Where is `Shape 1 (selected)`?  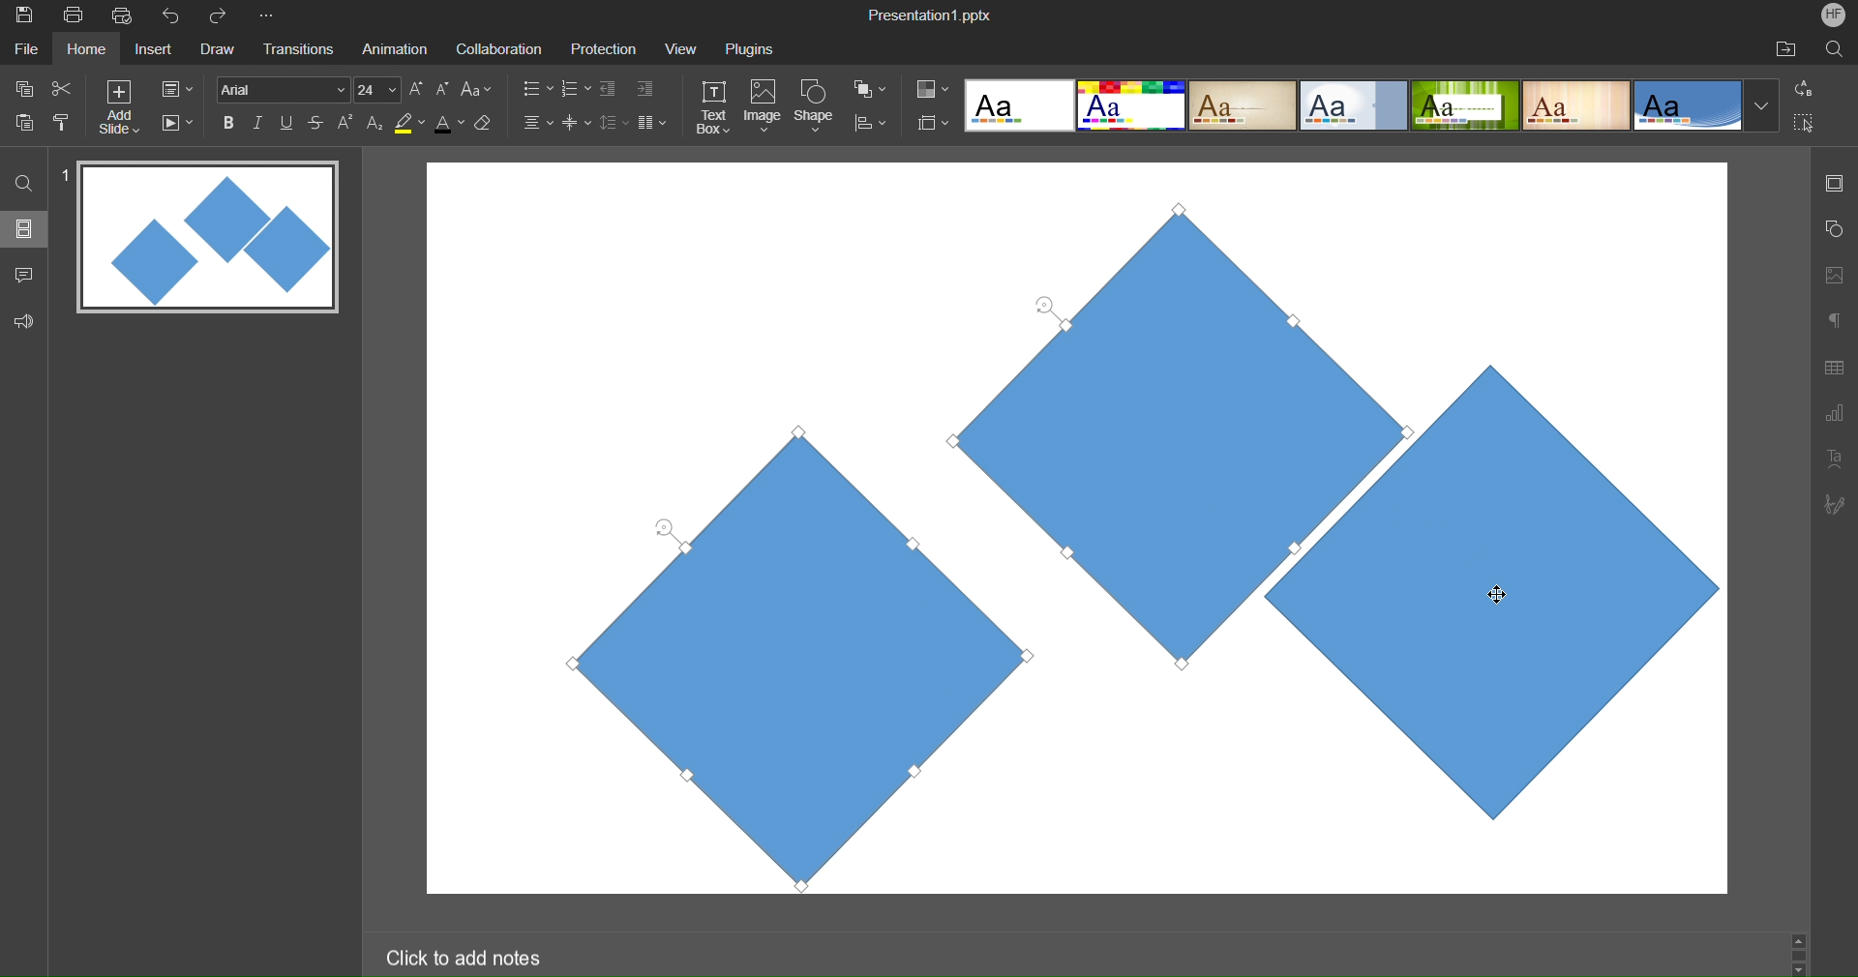 Shape 1 (selected) is located at coordinates (777, 655).